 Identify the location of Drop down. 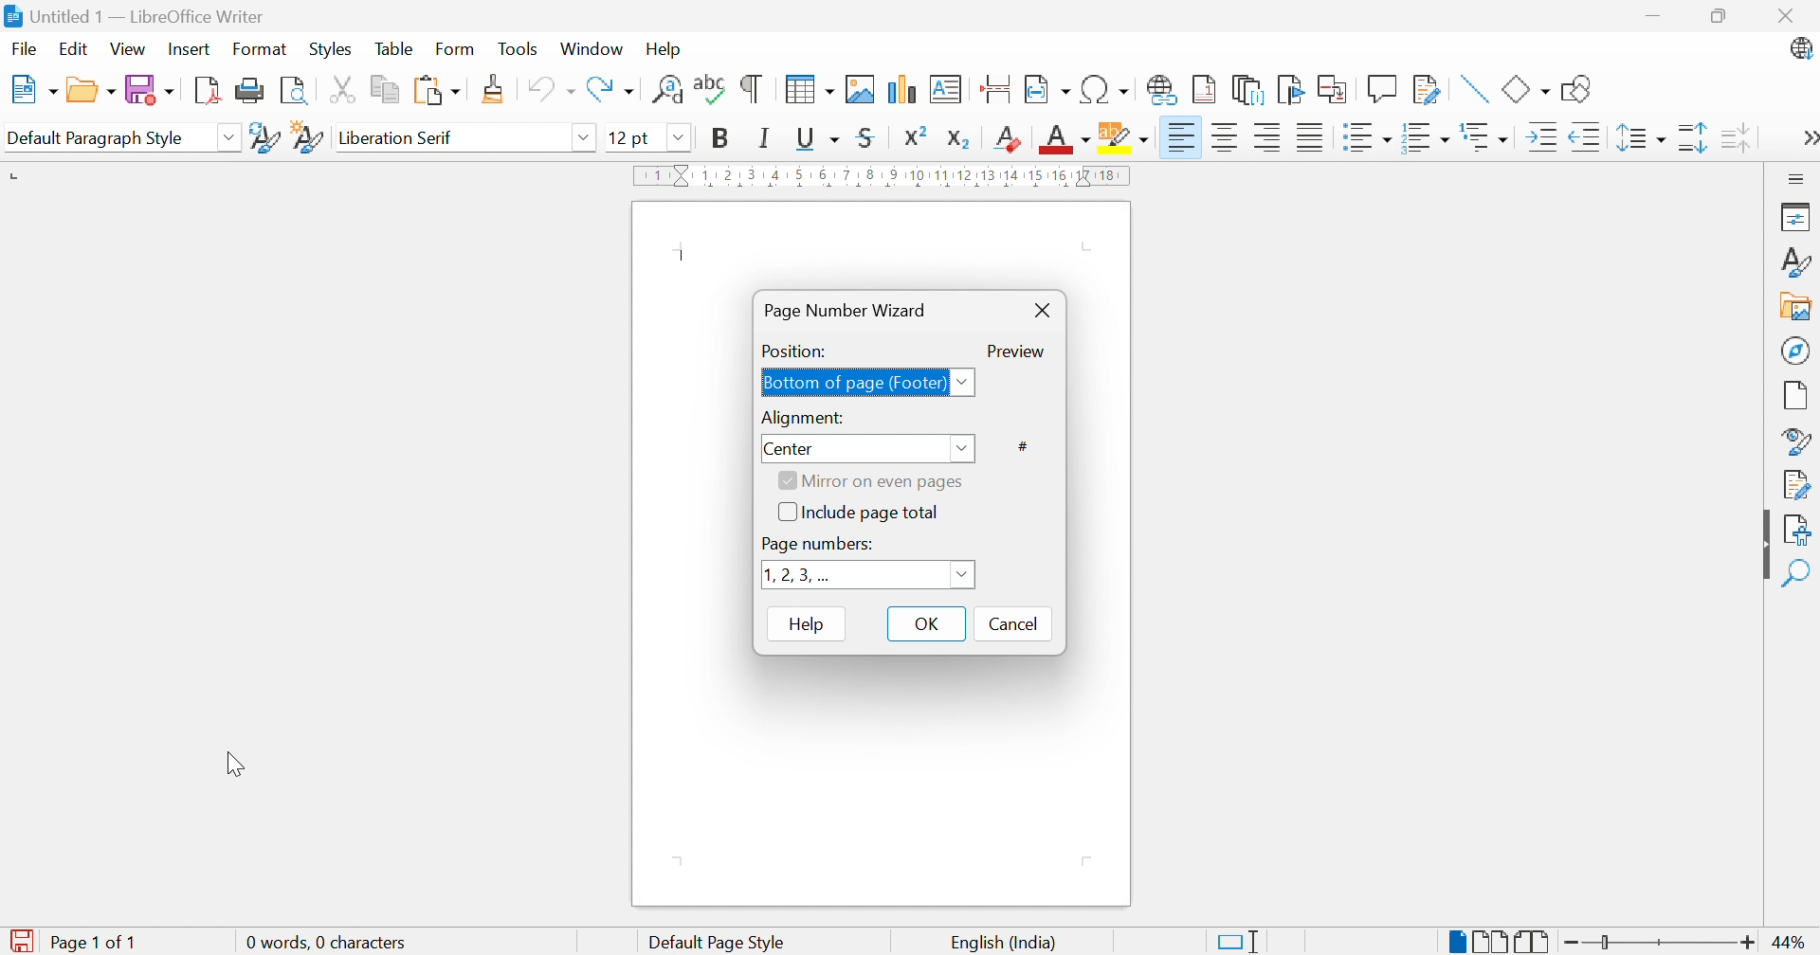
(682, 138).